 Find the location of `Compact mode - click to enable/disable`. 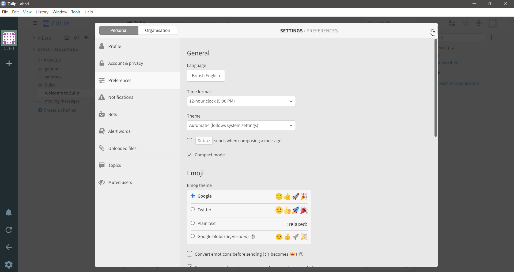

Compact mode - click to enable/disable is located at coordinates (211, 154).